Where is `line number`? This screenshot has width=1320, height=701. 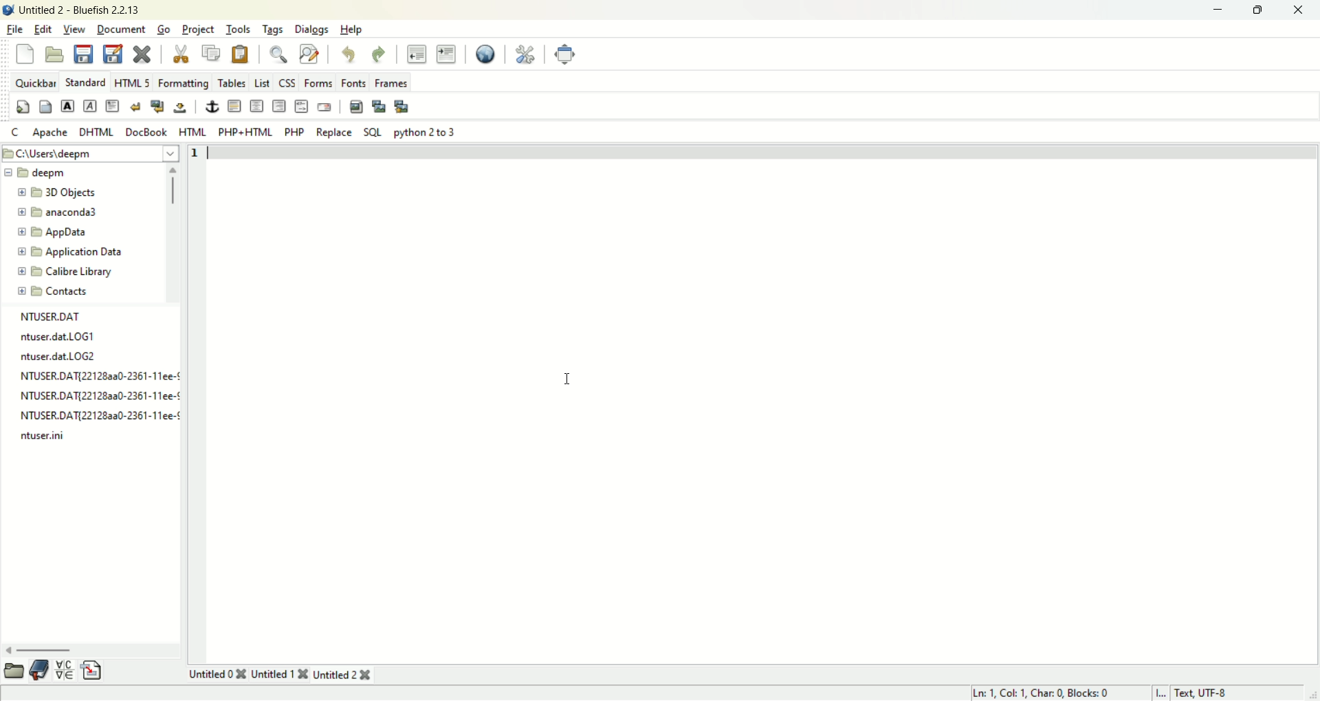 line number is located at coordinates (199, 155).